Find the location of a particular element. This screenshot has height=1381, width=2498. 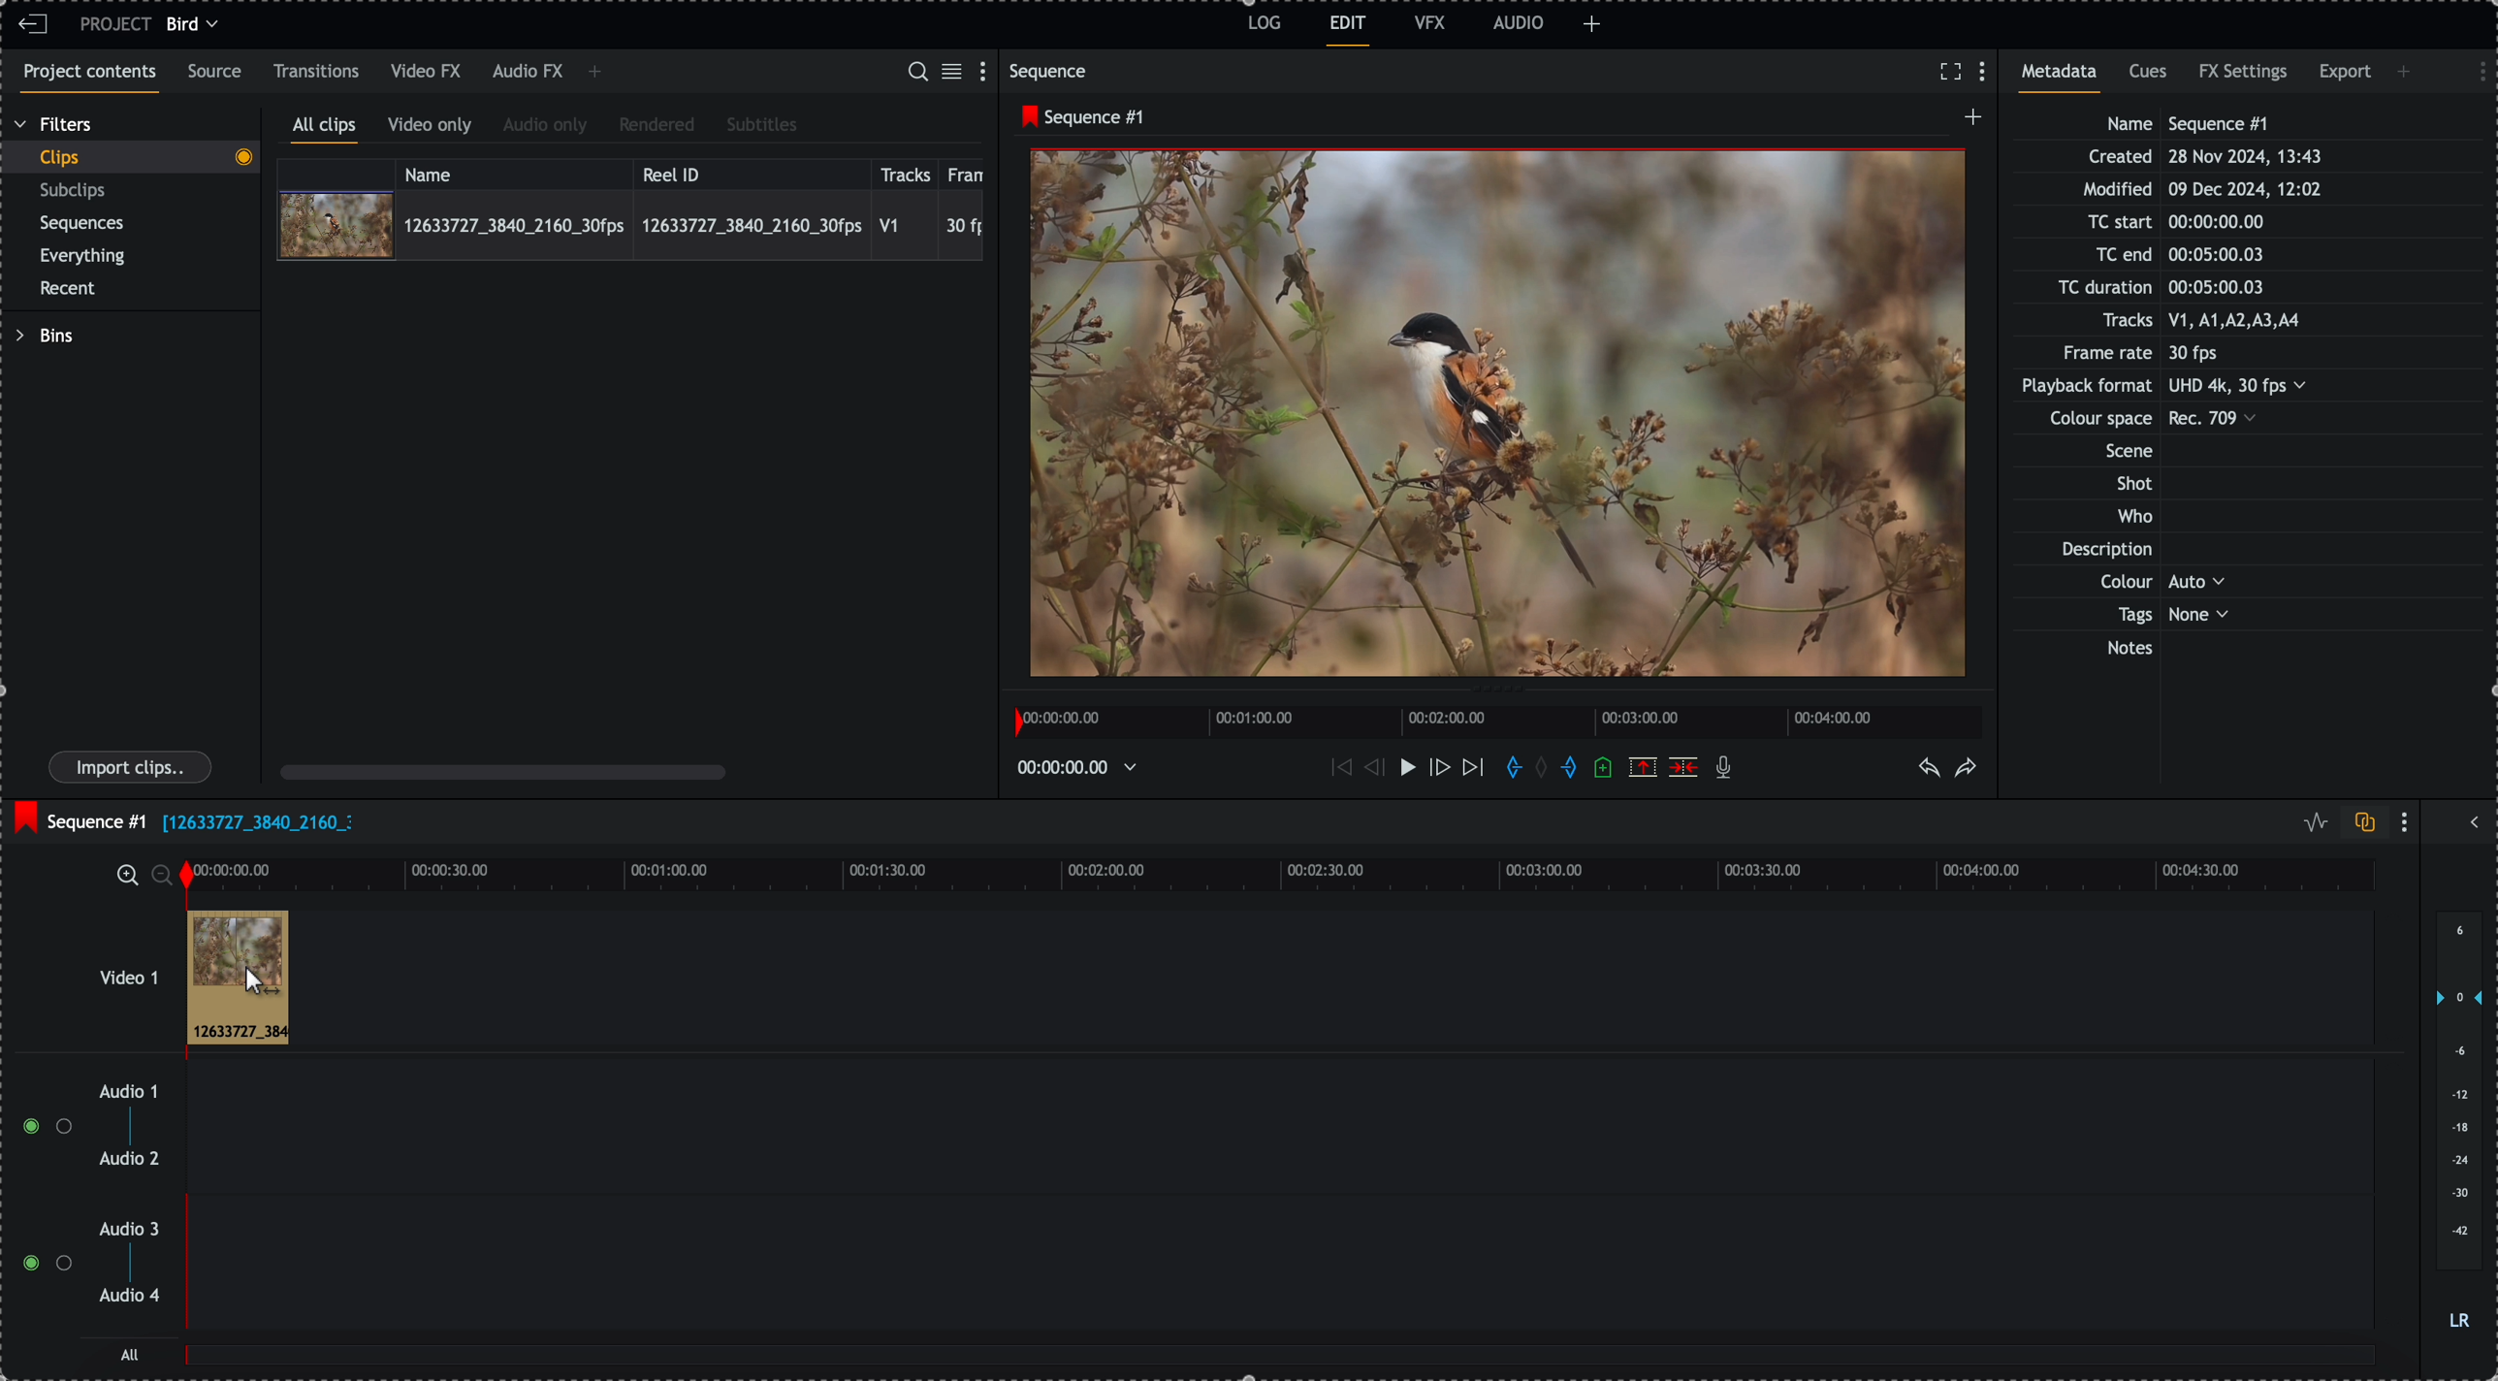

name is located at coordinates (514, 172).